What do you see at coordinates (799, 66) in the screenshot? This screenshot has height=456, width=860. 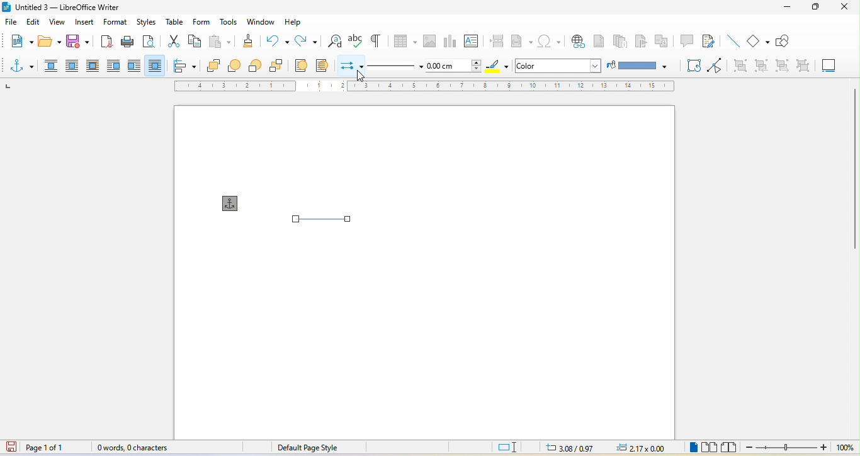 I see `ungroup` at bounding box center [799, 66].